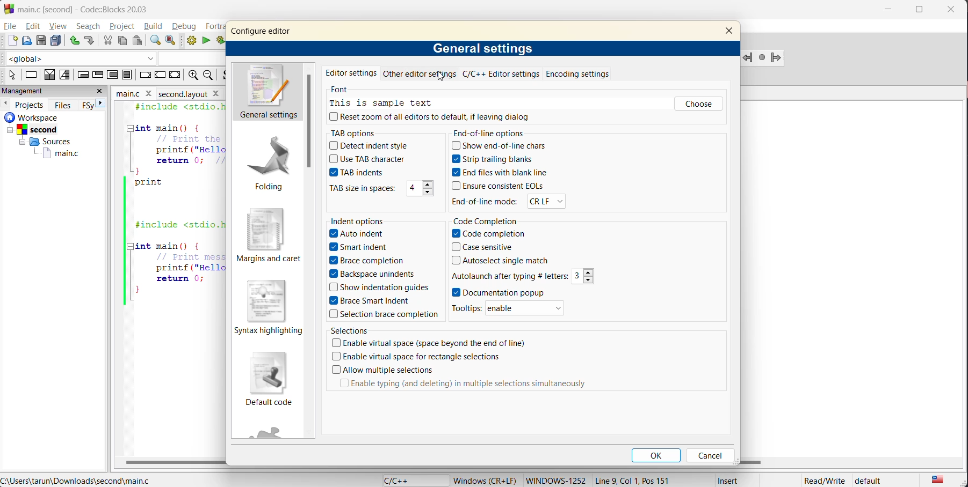  Describe the element at coordinates (97, 74) in the screenshot. I see `exit condition loop` at that location.